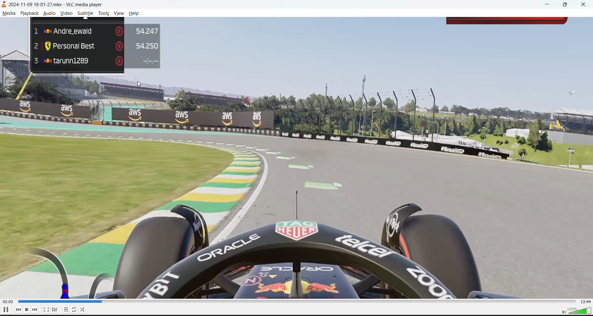 This screenshot has width=593, height=316. Describe the element at coordinates (135, 13) in the screenshot. I see `help` at that location.